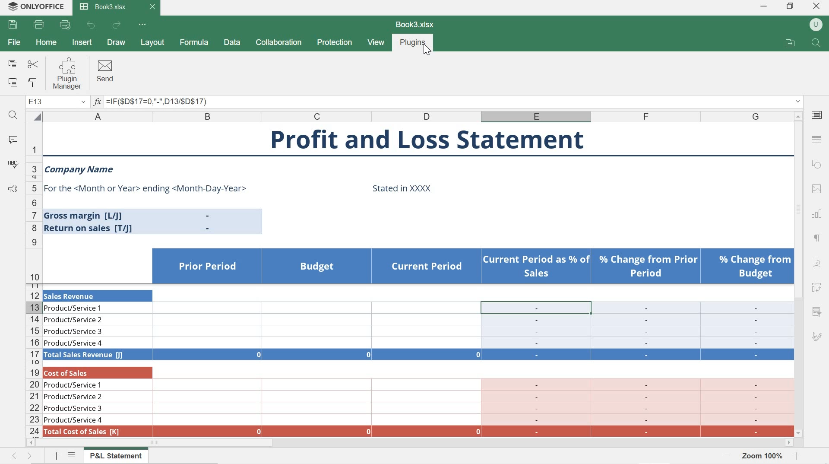 The image size is (829, 464). I want to click on Sales Revenue, so click(71, 296).